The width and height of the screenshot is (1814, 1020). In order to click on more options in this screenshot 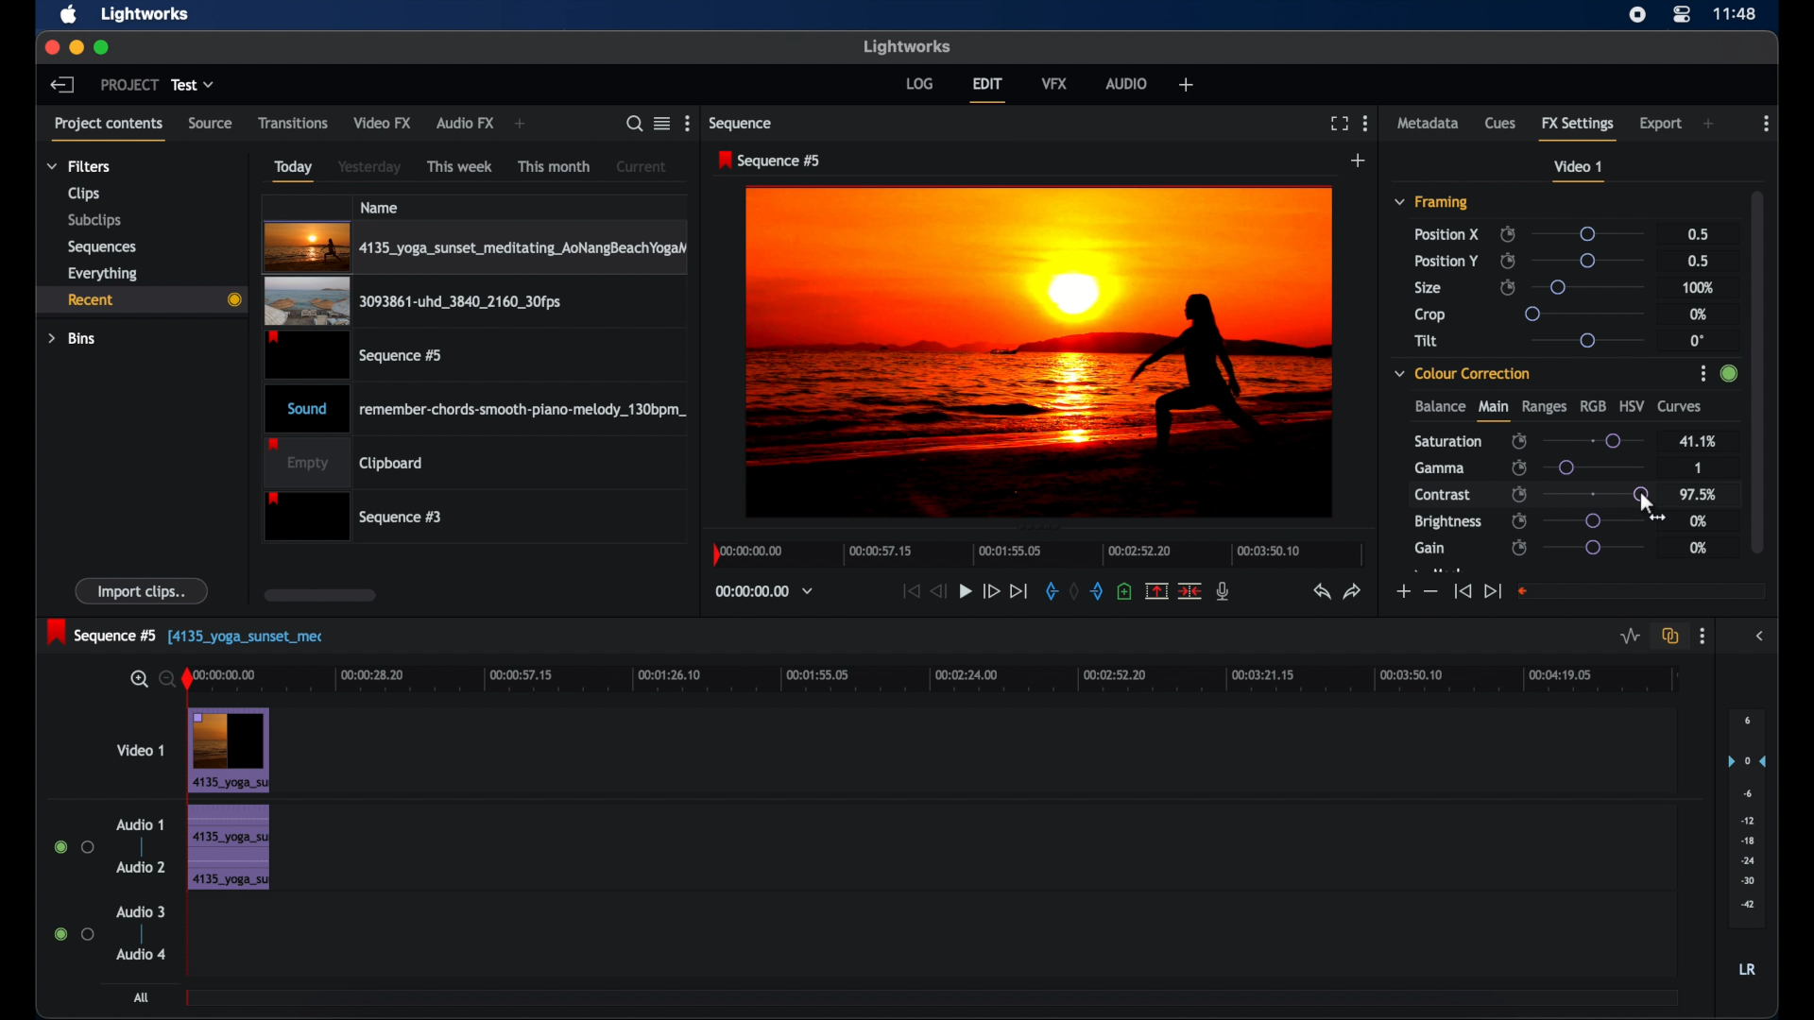, I will do `click(687, 124)`.